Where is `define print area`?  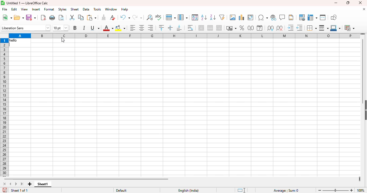 define print area is located at coordinates (302, 17).